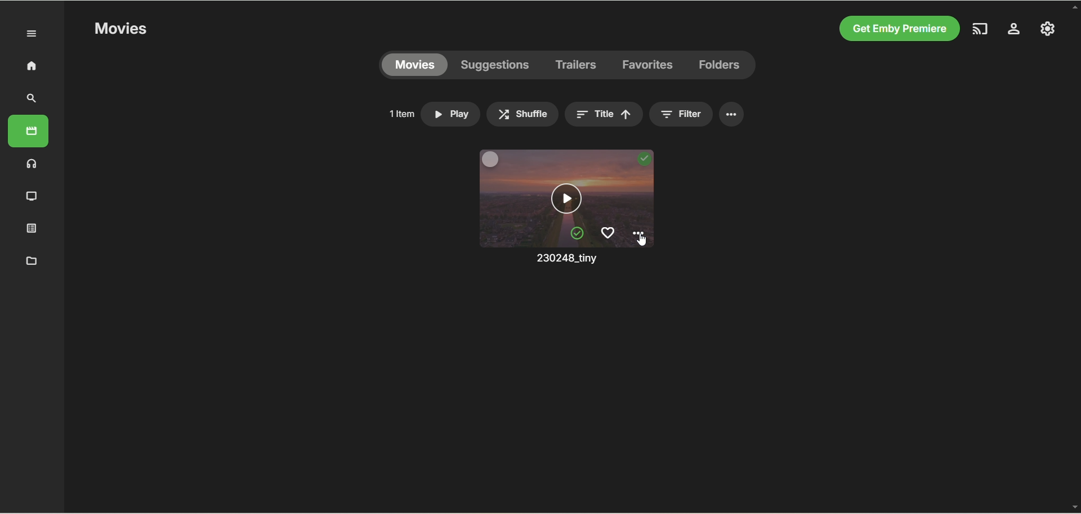 The height and width of the screenshot is (514, 1081). What do you see at coordinates (120, 29) in the screenshot?
I see `movies` at bounding box center [120, 29].